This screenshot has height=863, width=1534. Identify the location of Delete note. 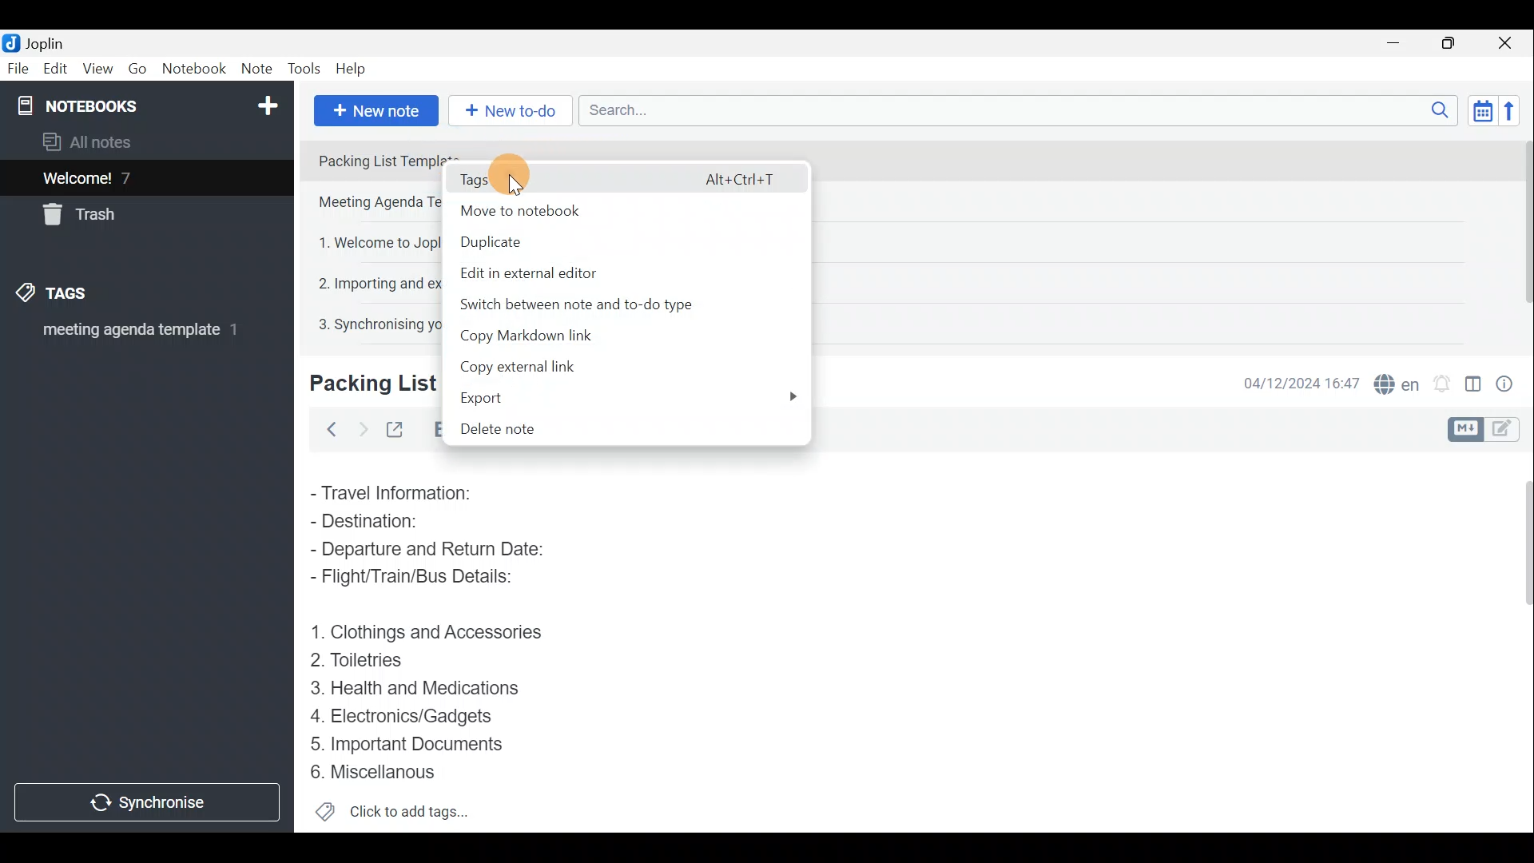
(517, 427).